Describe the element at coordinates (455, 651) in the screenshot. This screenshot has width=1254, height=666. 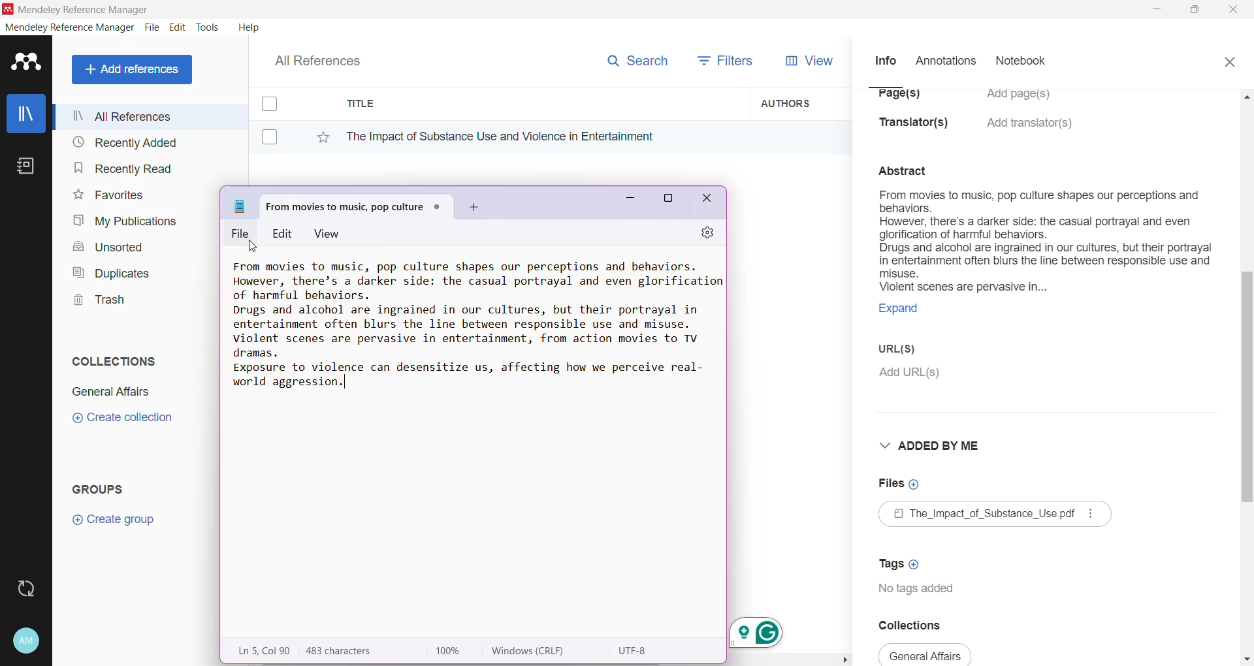
I see `Zoom Level` at that location.